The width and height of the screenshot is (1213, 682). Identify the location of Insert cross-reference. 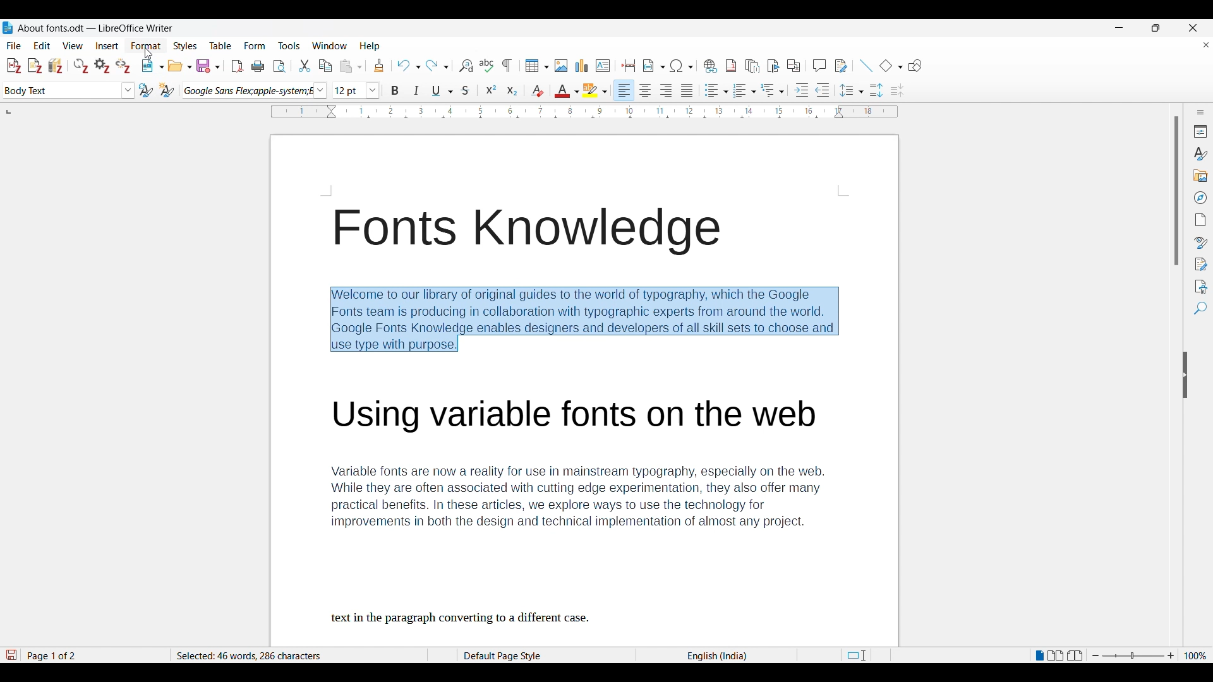
(794, 66).